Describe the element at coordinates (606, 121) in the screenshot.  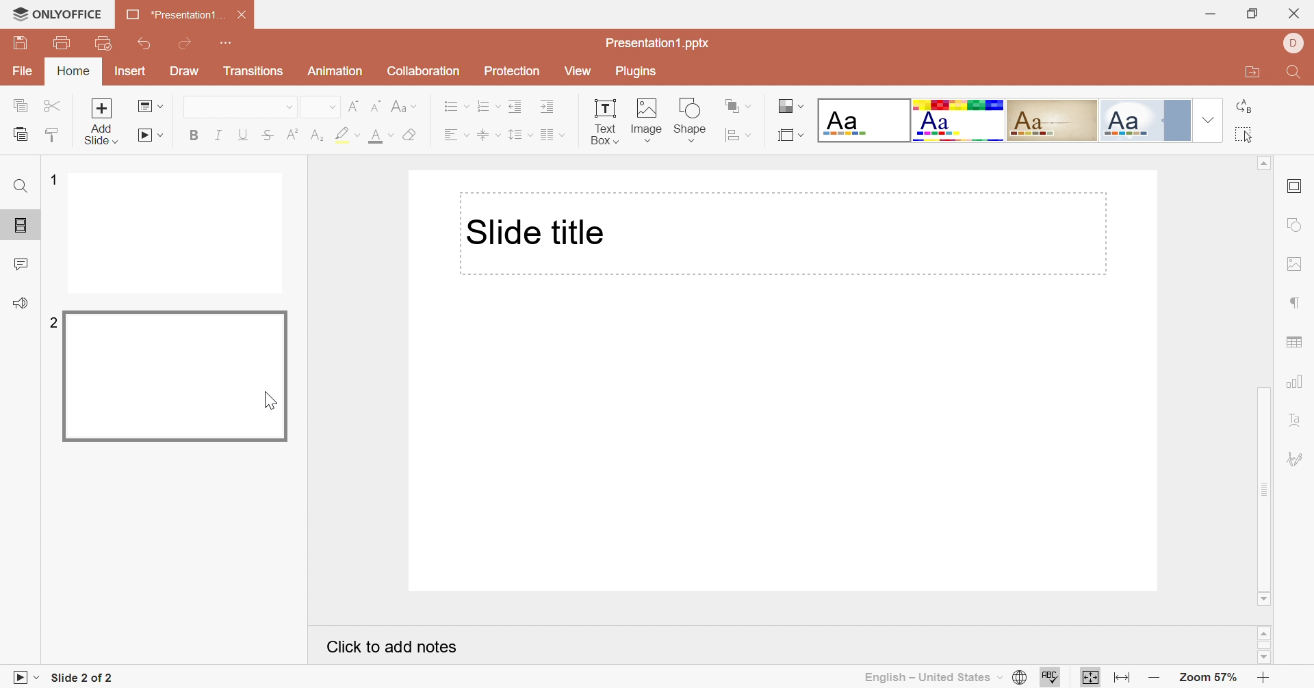
I see `Text Box` at that location.